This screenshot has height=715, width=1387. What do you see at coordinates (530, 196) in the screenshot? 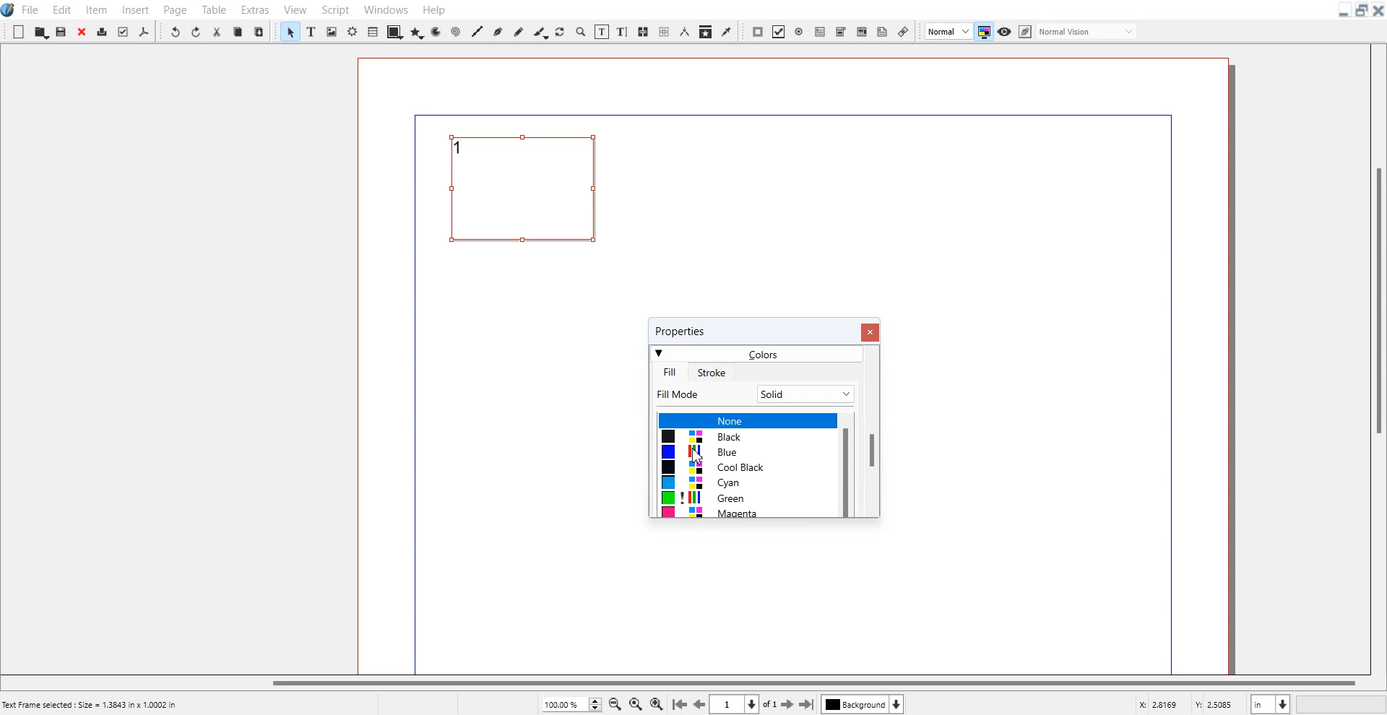
I see `Text Frame` at bounding box center [530, 196].